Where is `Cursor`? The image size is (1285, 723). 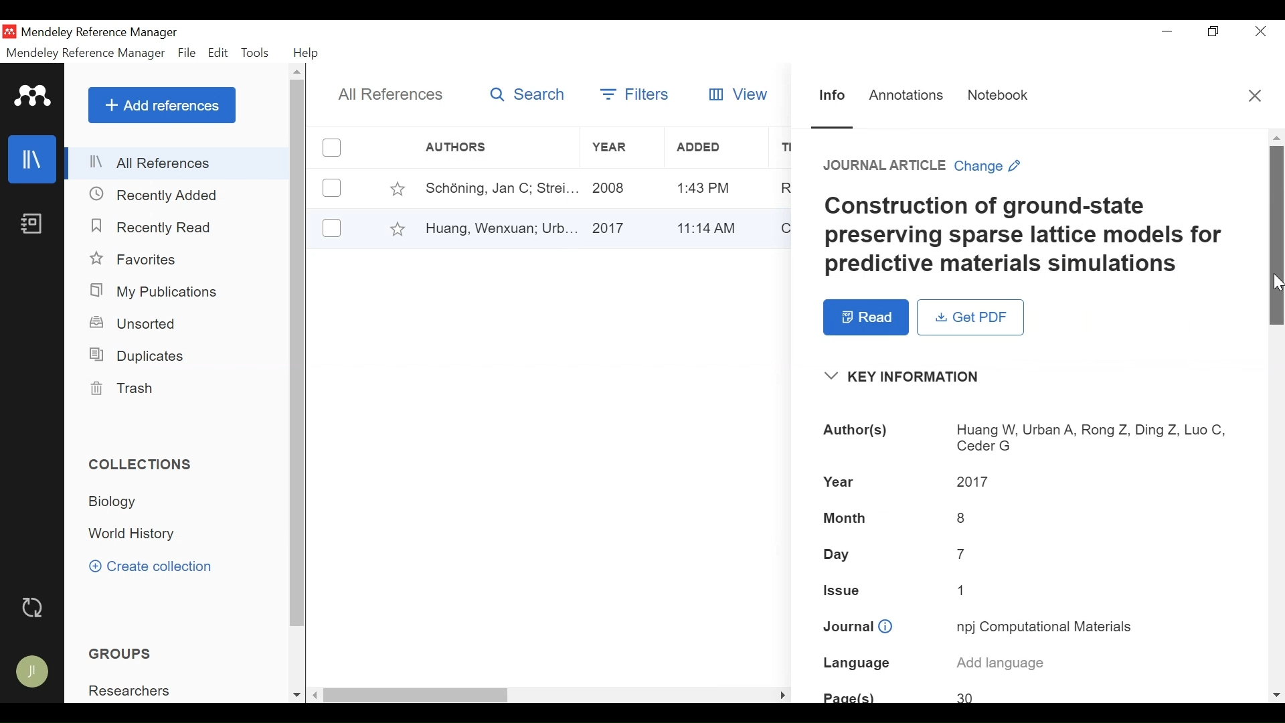 Cursor is located at coordinates (1277, 281).